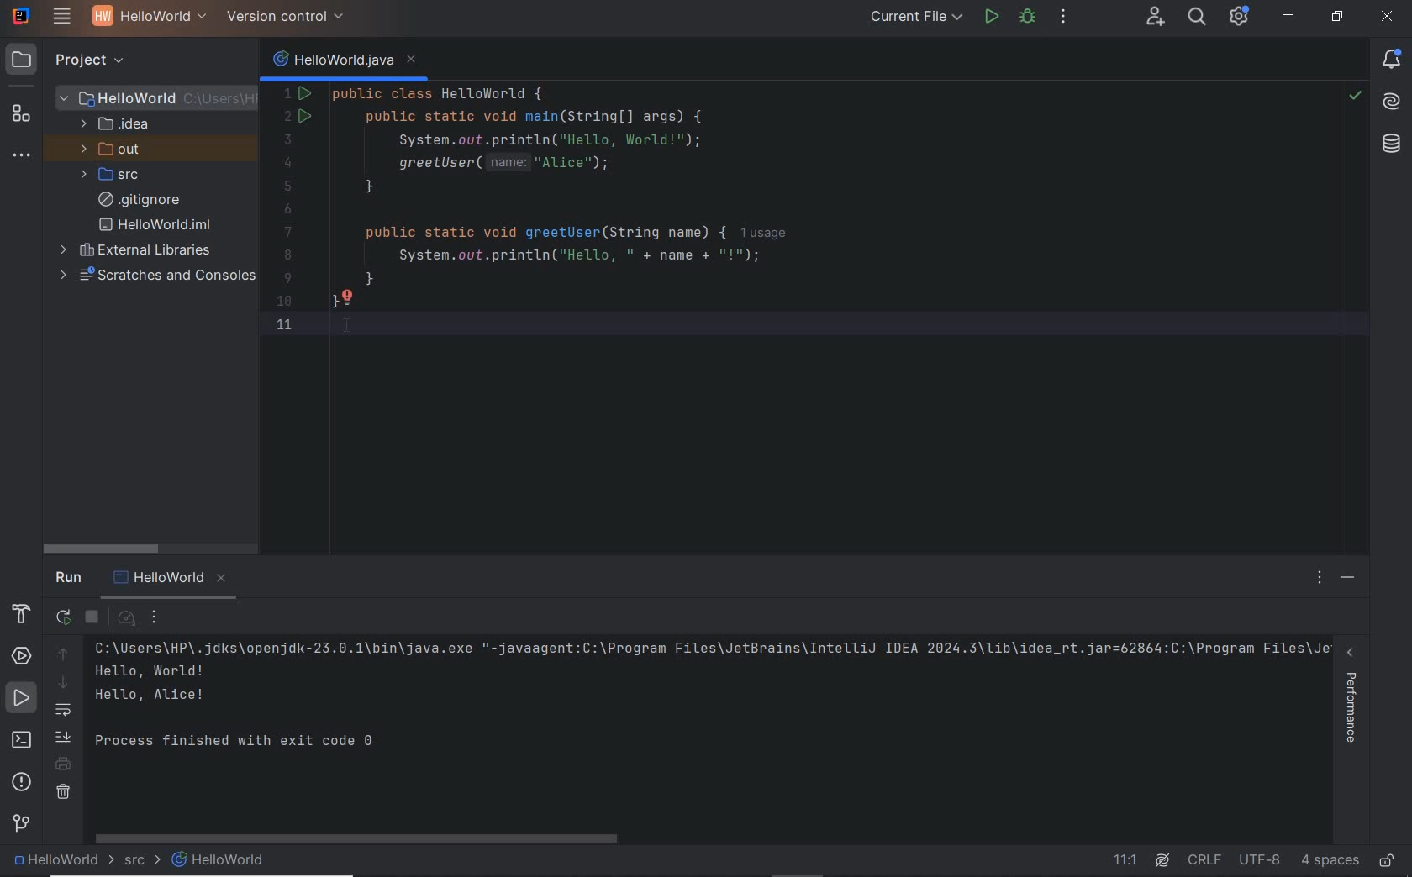  Describe the element at coordinates (1354, 704) in the screenshot. I see `performance` at that location.